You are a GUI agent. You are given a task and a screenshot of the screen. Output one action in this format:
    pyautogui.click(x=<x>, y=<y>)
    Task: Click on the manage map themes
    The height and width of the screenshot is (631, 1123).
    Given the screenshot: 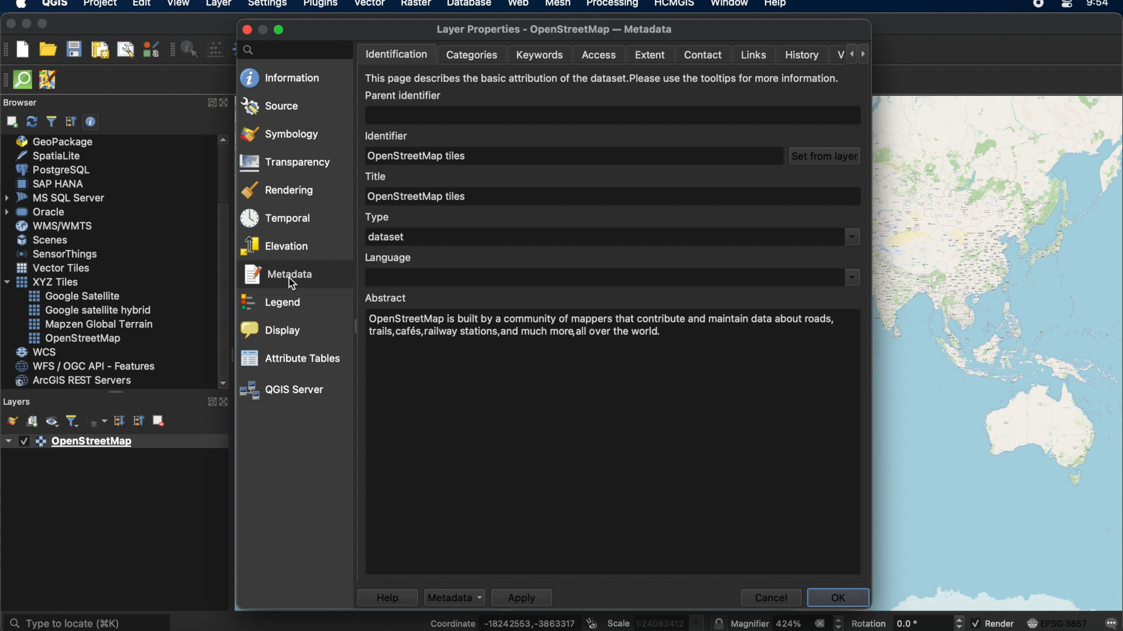 What is the action you would take?
    pyautogui.click(x=51, y=422)
    